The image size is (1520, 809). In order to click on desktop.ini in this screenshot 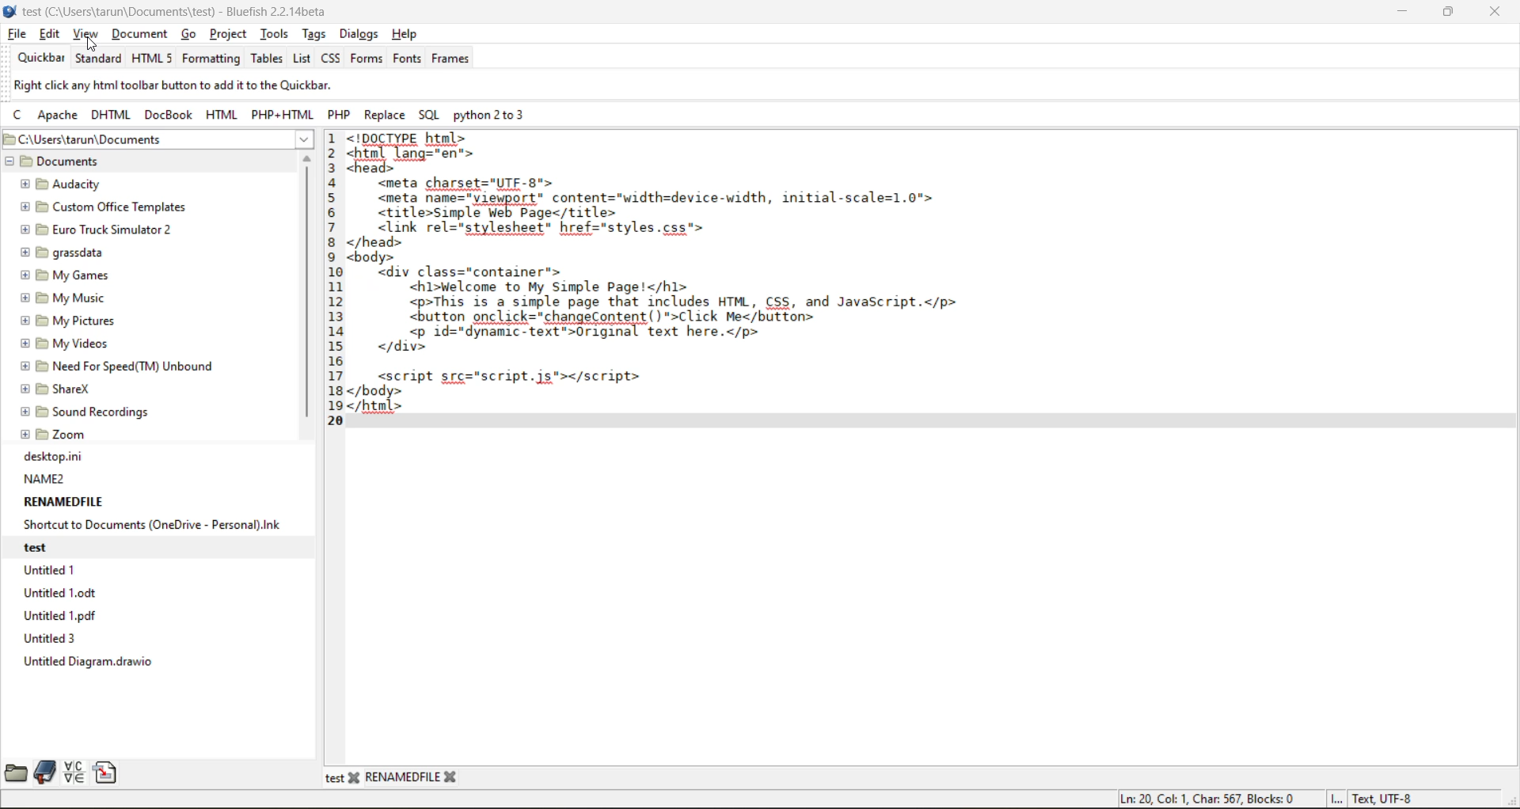, I will do `click(54, 457)`.